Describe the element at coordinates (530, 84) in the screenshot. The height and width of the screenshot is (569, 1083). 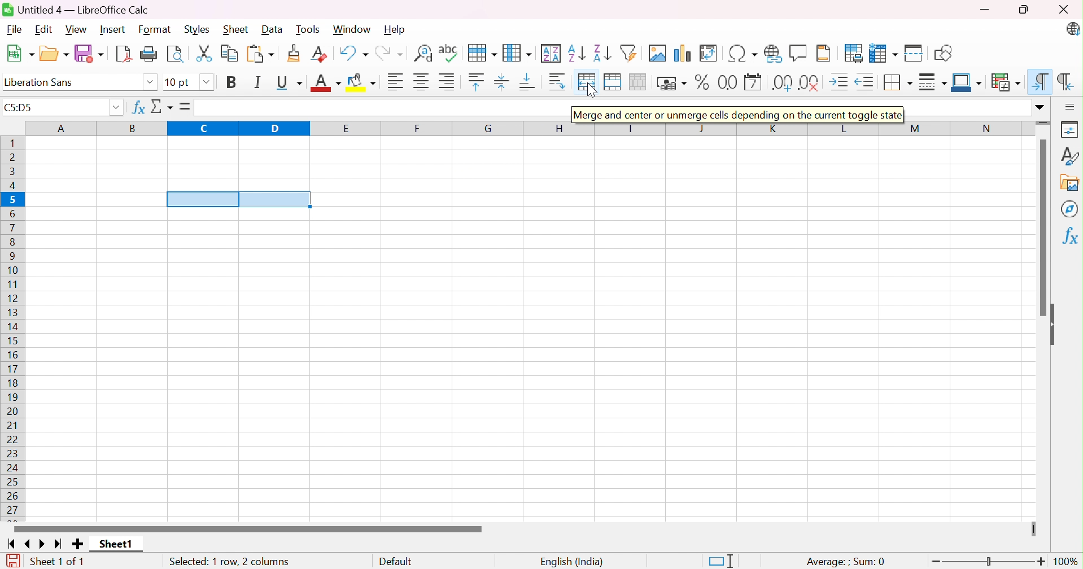
I see `Align Bottom` at that location.